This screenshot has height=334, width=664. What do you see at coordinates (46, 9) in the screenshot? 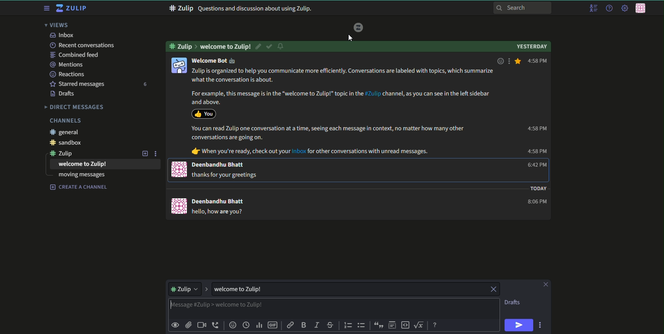
I see `menu` at bounding box center [46, 9].